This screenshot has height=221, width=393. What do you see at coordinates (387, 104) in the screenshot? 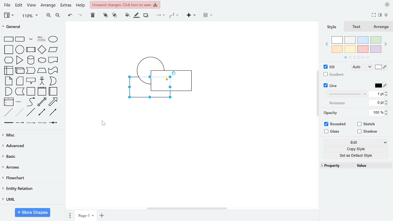
I see `decrease perimeter` at bounding box center [387, 104].